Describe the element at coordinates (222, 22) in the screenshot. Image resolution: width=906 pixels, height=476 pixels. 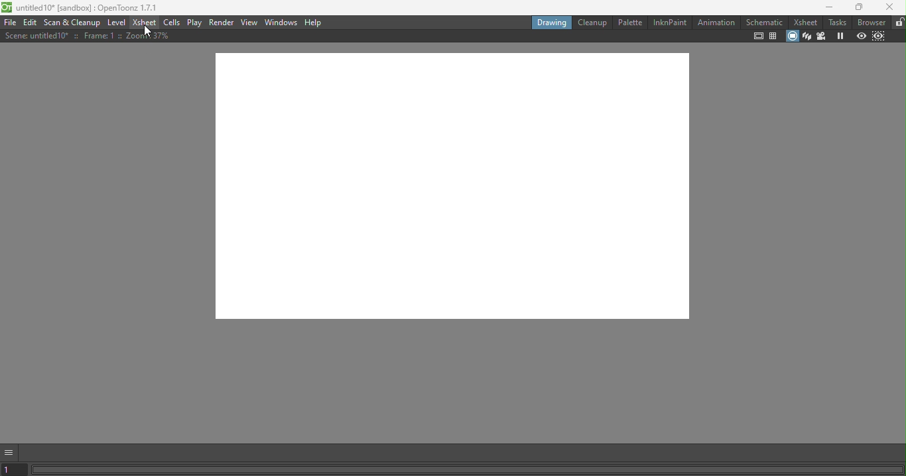
I see `Render` at that location.